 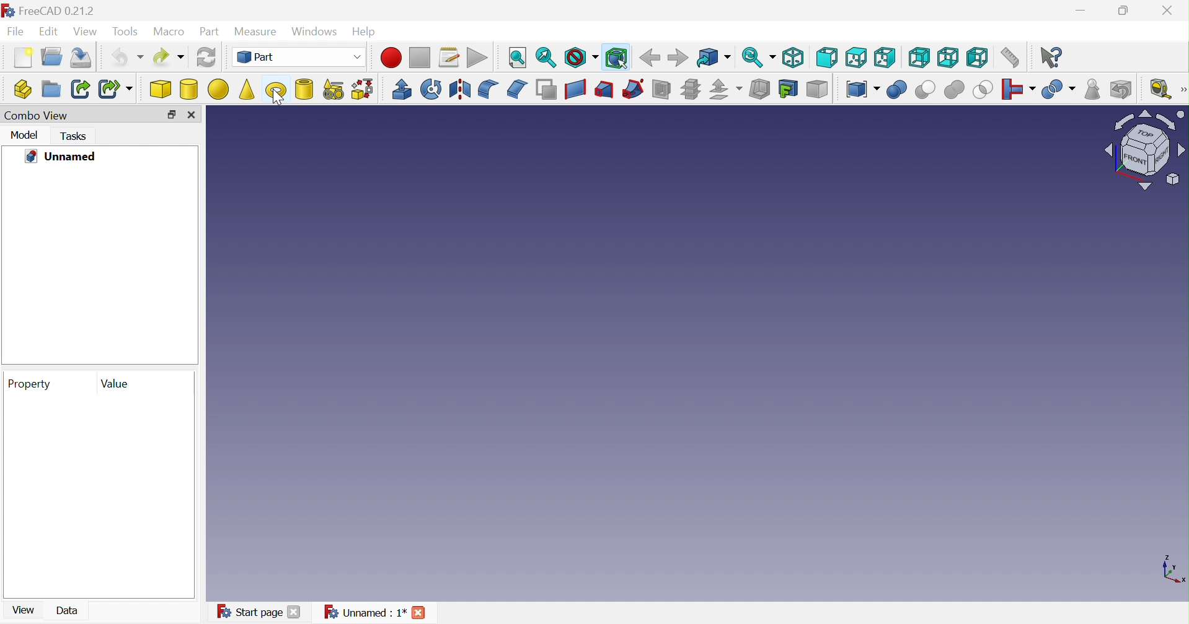 I want to click on Make face from wires, so click(x=546, y=89).